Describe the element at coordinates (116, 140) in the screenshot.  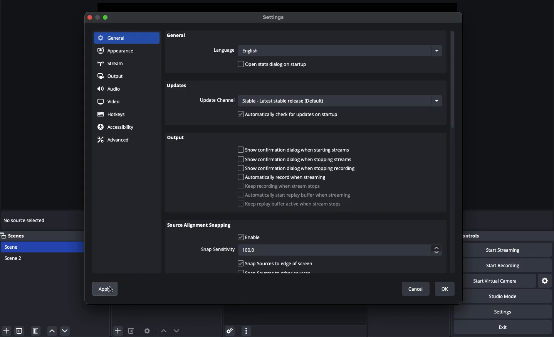
I see `Advanced` at that location.